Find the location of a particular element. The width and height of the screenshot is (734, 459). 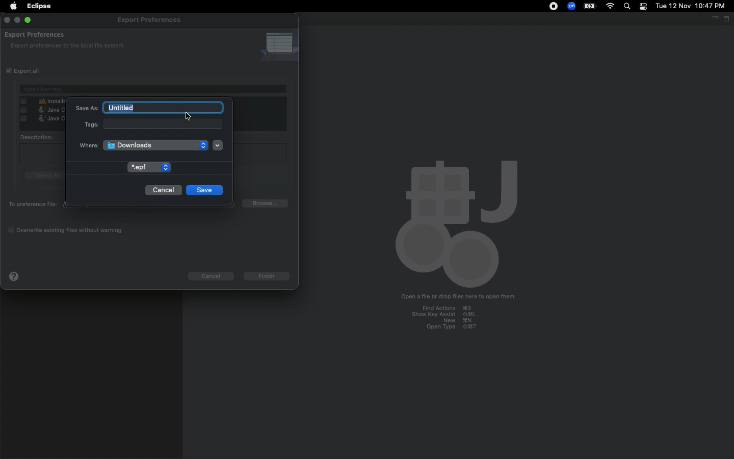

Notification bar is located at coordinates (643, 7).